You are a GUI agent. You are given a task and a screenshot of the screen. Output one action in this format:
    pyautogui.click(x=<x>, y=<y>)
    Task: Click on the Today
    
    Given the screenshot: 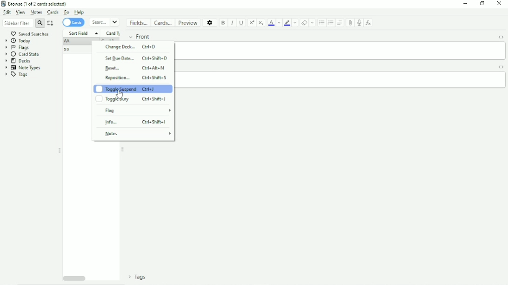 What is the action you would take?
    pyautogui.click(x=18, y=41)
    